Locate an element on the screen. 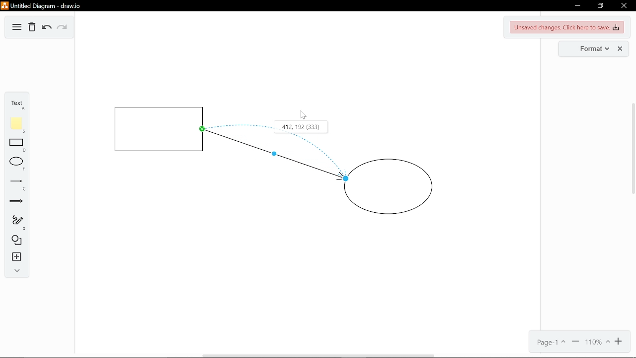 Image resolution: width=636 pixels, height=358 pixels. Restore down is located at coordinates (601, 5).